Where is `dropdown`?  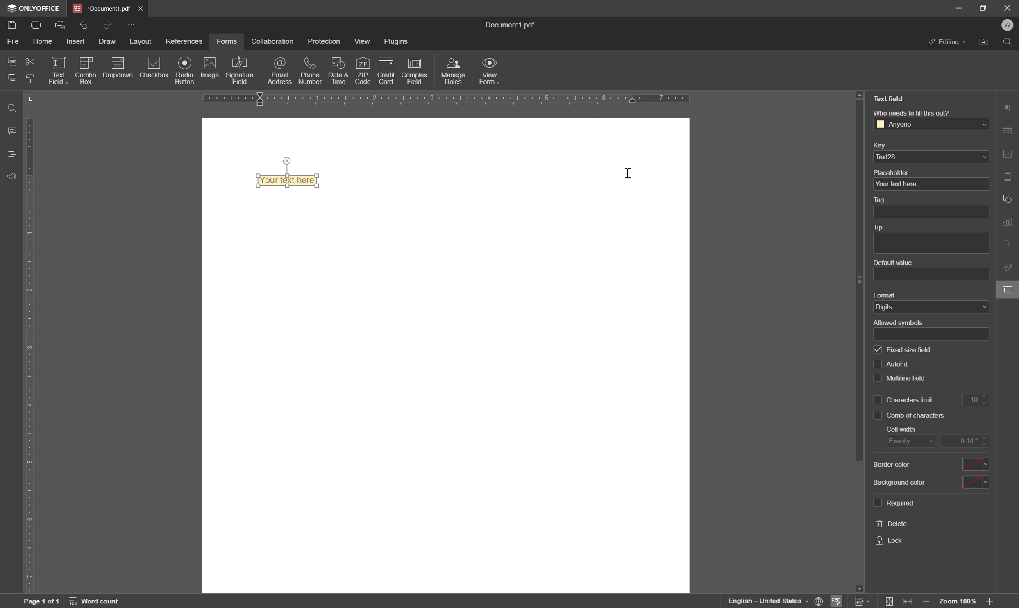 dropdown is located at coordinates (117, 81).